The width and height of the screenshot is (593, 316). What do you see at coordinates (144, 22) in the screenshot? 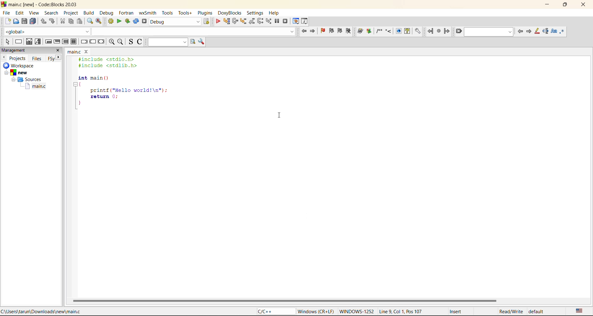
I see `abort` at bounding box center [144, 22].